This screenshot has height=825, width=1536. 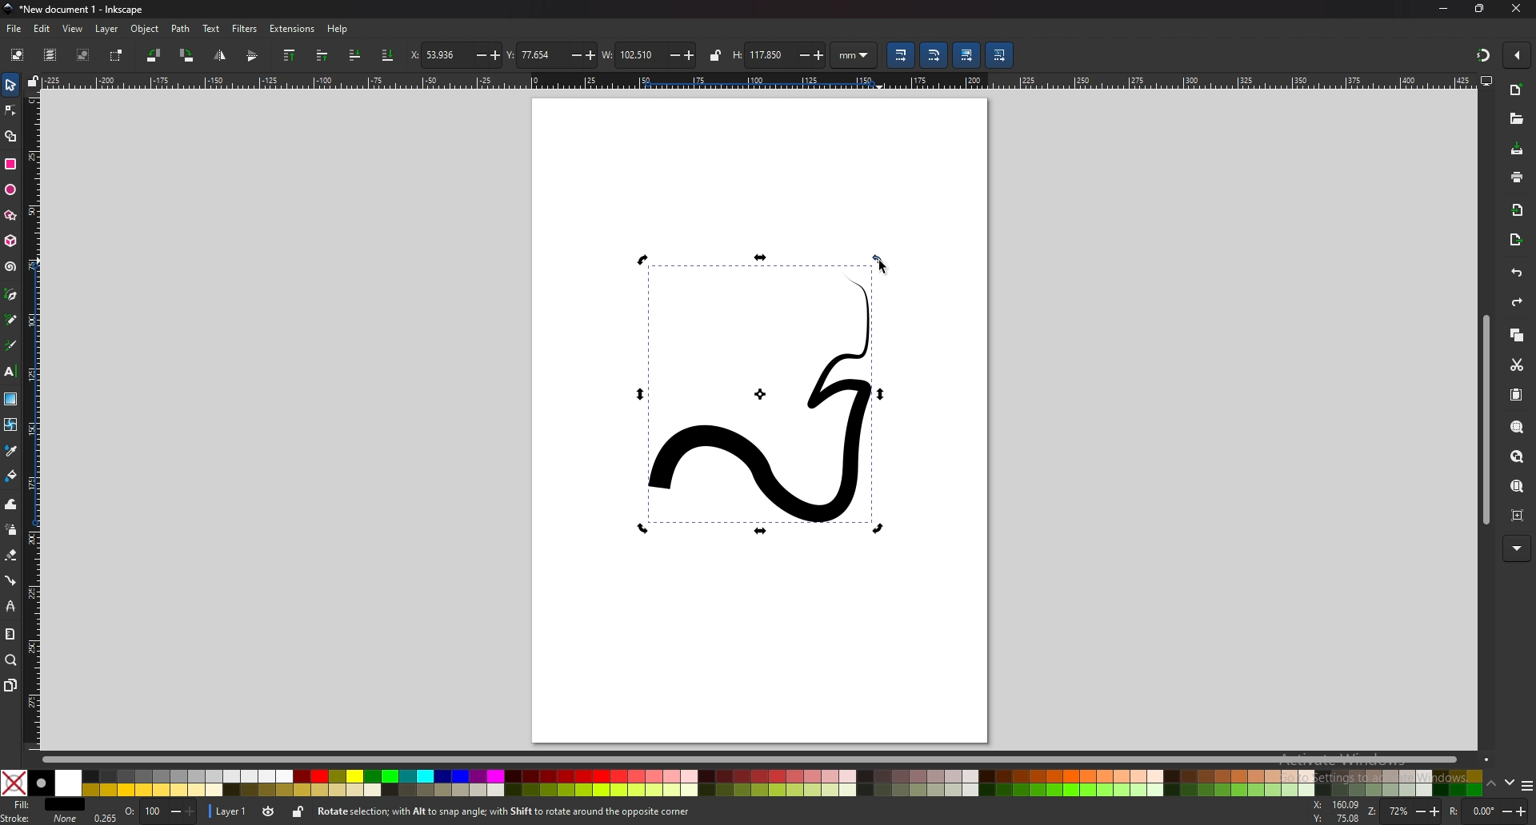 I want to click on edit, so click(x=42, y=29).